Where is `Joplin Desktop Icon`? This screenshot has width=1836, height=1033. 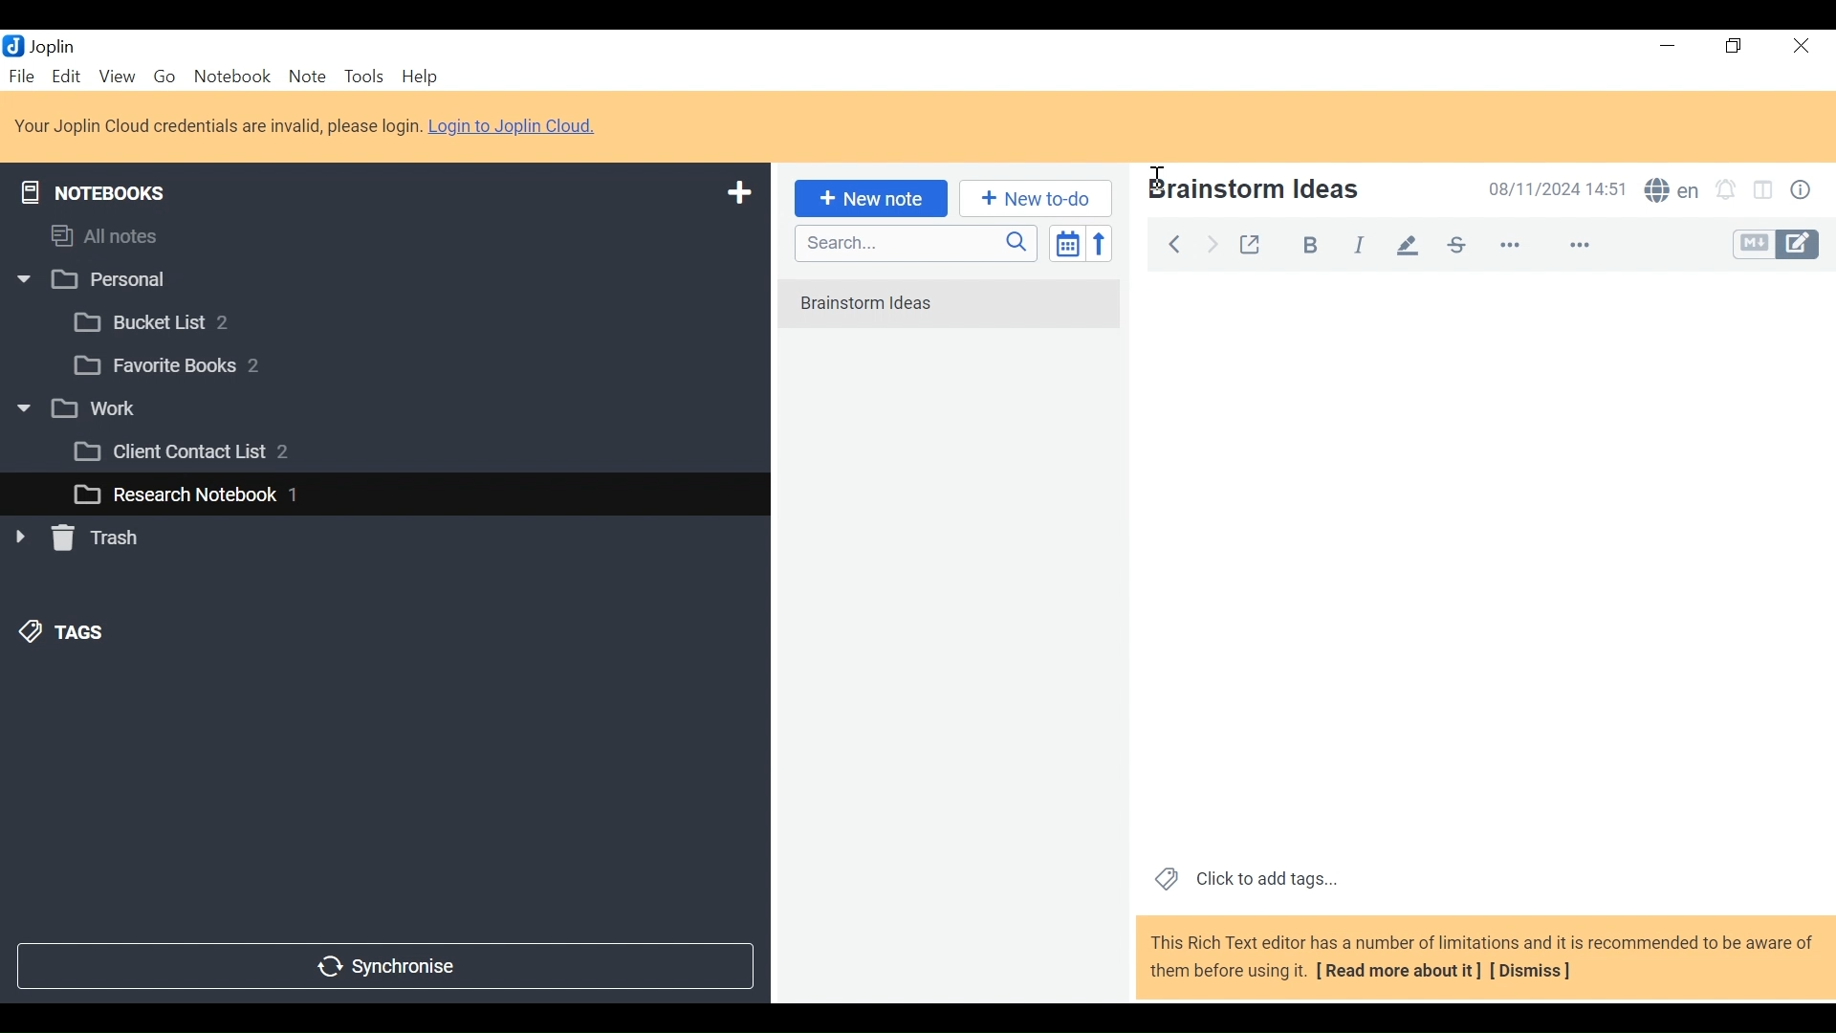
Joplin Desktop Icon is located at coordinates (50, 45).